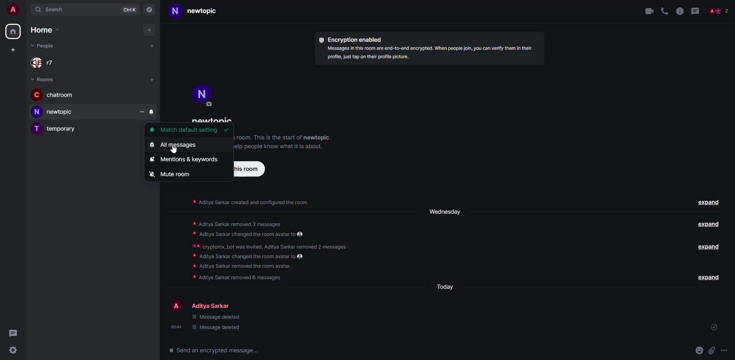 The height and width of the screenshot is (360, 735). What do you see at coordinates (710, 224) in the screenshot?
I see `expand` at bounding box center [710, 224].